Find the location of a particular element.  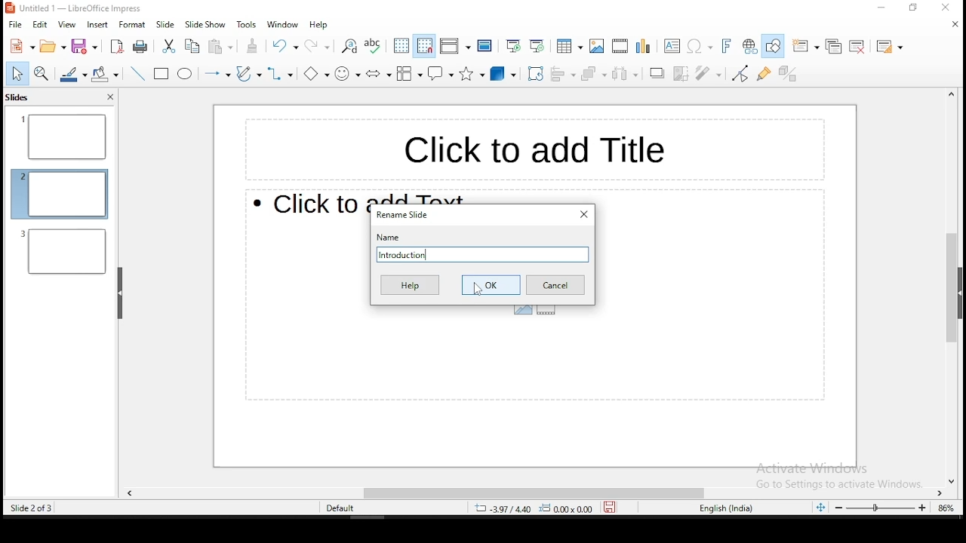

insert video is located at coordinates (620, 44).